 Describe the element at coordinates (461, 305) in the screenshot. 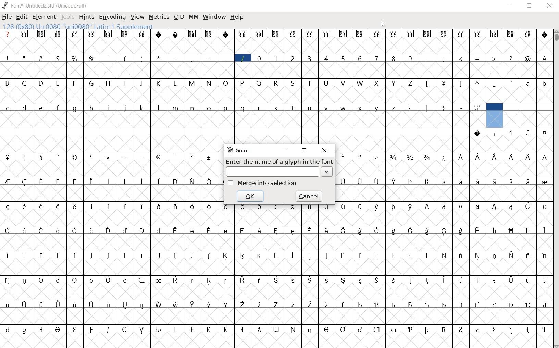

I see `Symbol` at that location.